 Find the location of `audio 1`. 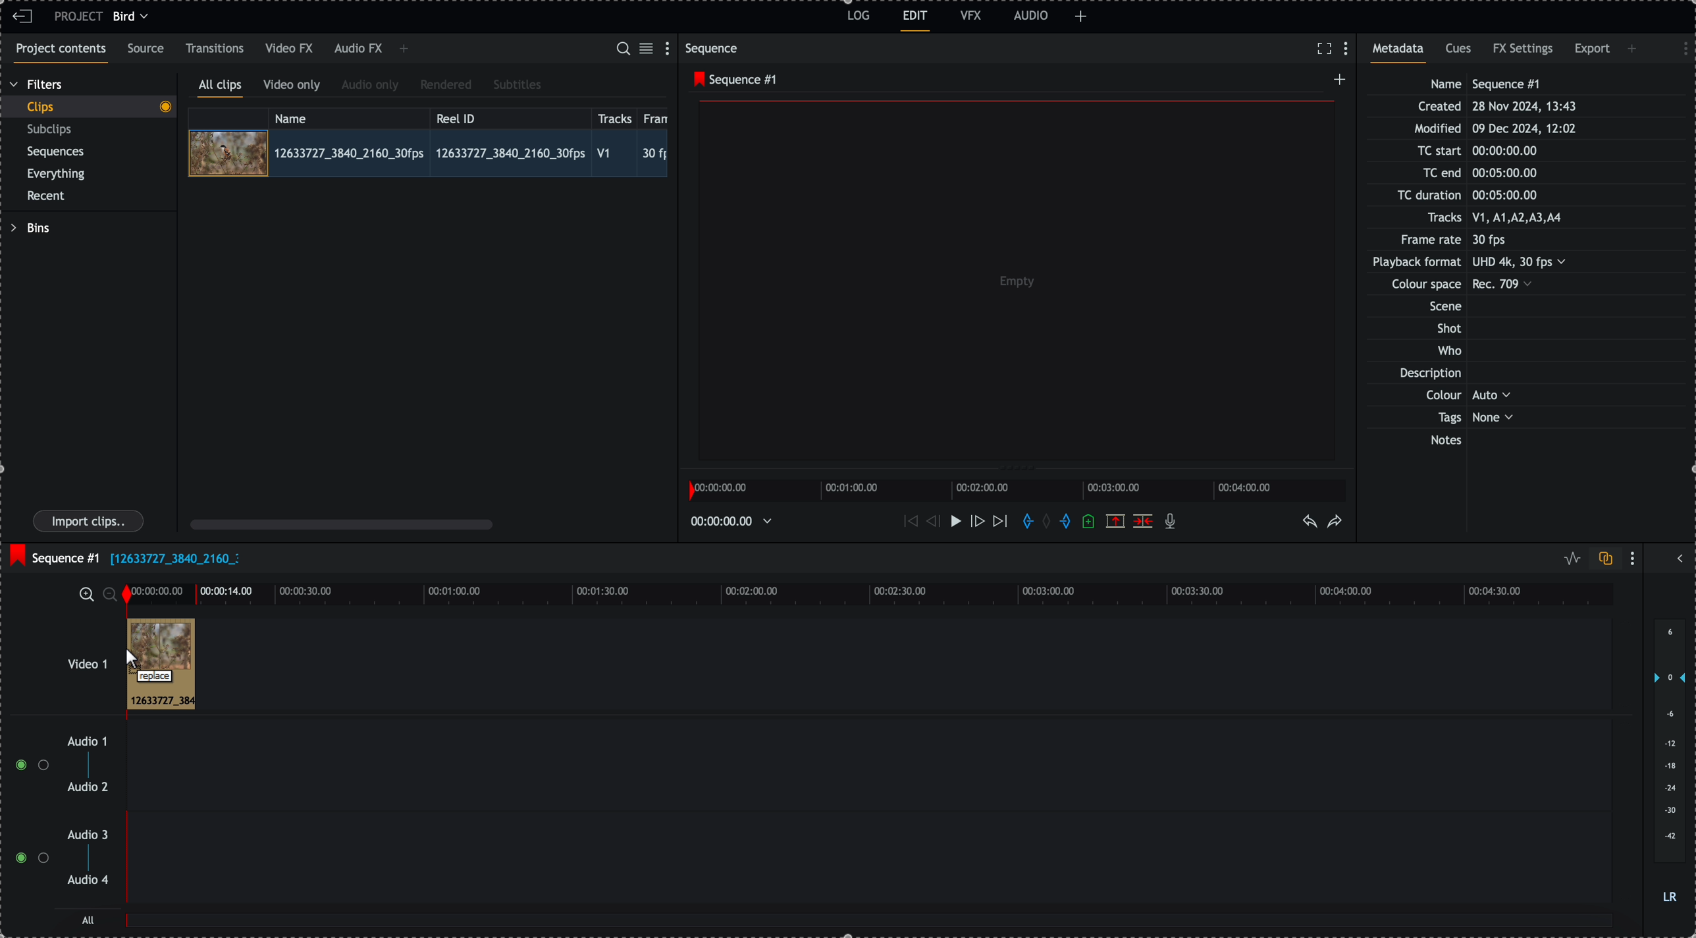

audio 1 is located at coordinates (82, 742).